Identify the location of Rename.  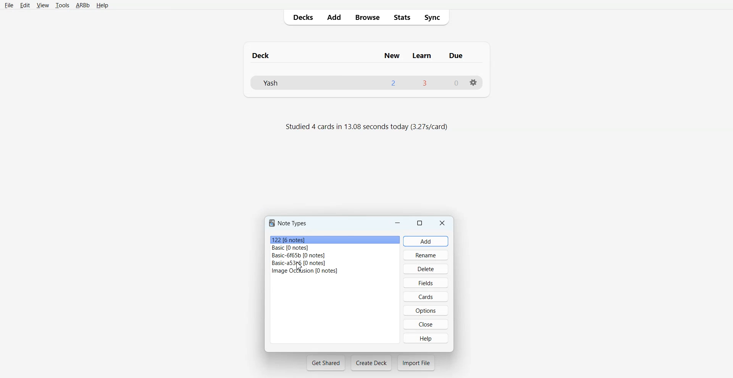
(426, 255).